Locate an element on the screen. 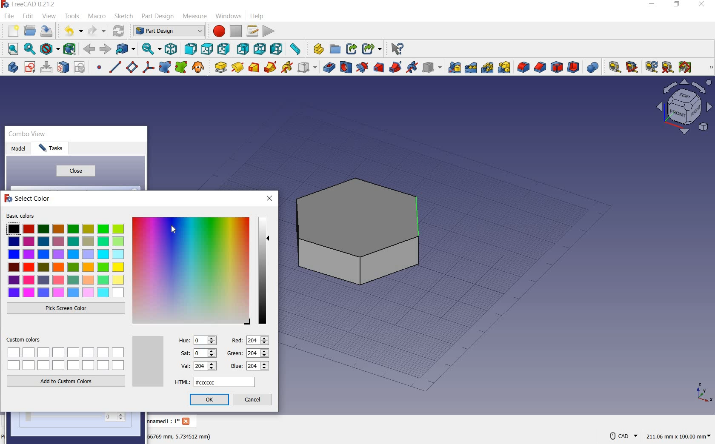  create a datum point is located at coordinates (100, 69).